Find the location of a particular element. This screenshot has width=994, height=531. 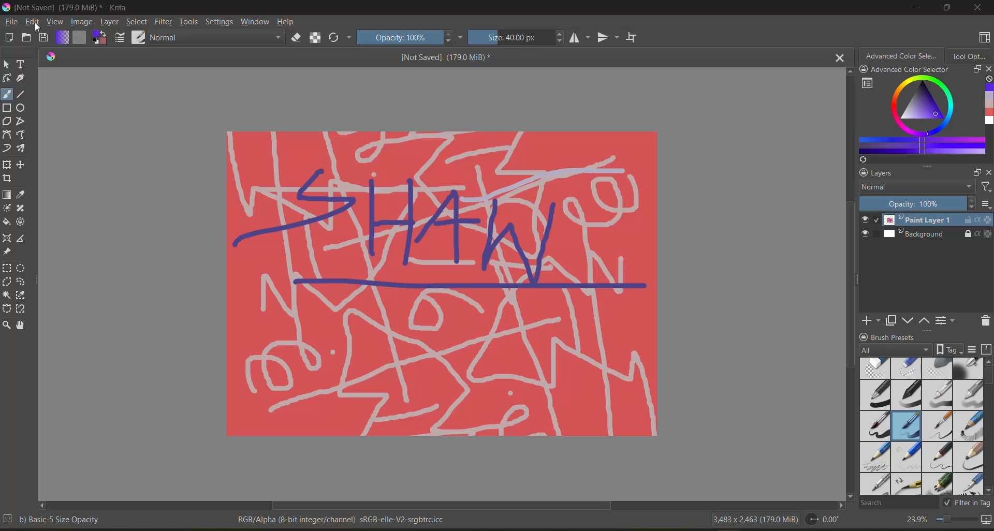

All is located at coordinates (896, 350).